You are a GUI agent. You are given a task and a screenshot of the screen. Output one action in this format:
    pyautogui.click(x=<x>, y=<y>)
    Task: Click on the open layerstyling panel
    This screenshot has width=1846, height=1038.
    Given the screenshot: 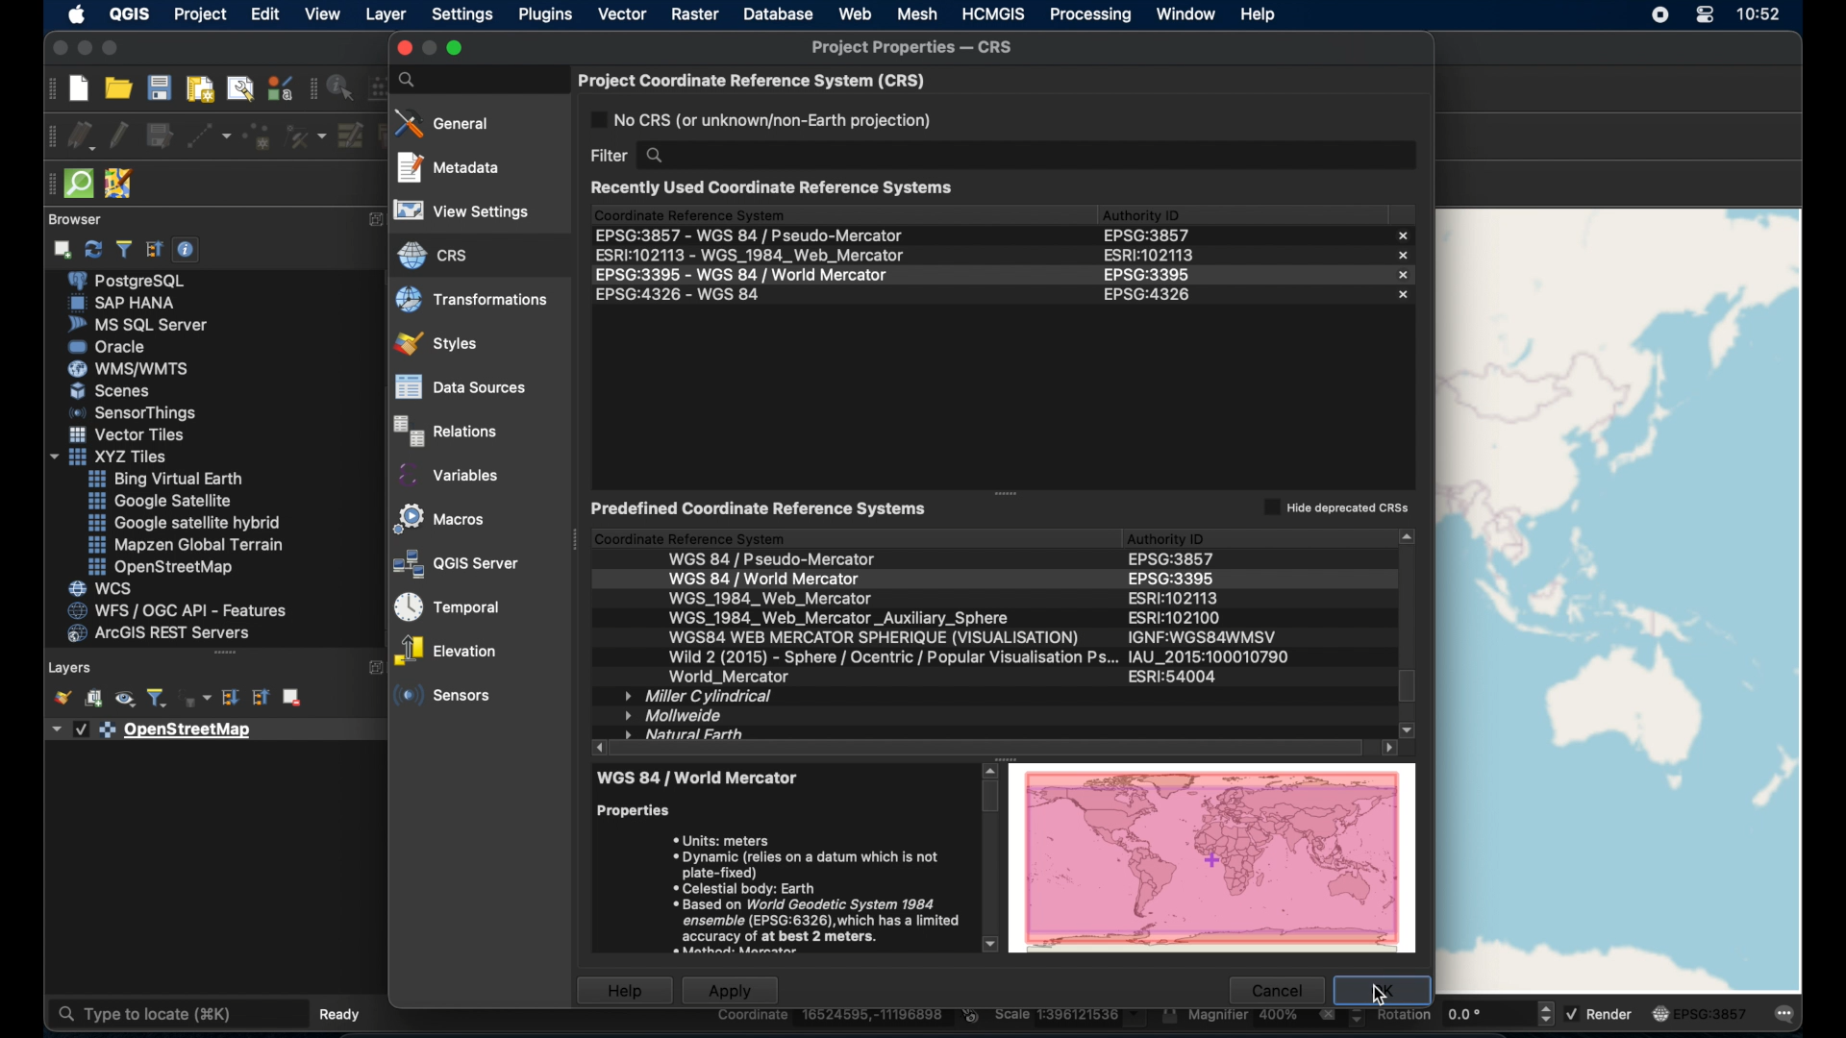 What is the action you would take?
    pyautogui.click(x=62, y=698)
    